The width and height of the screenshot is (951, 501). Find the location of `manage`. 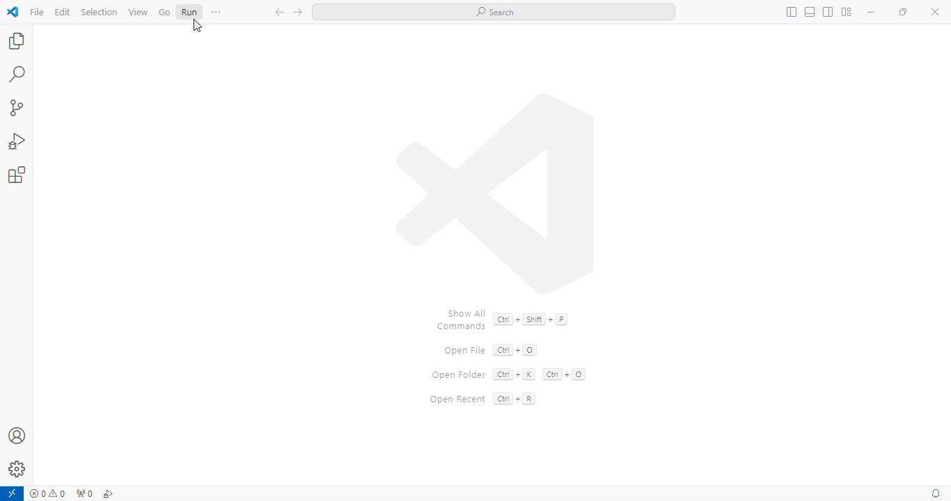

manage is located at coordinates (18, 469).